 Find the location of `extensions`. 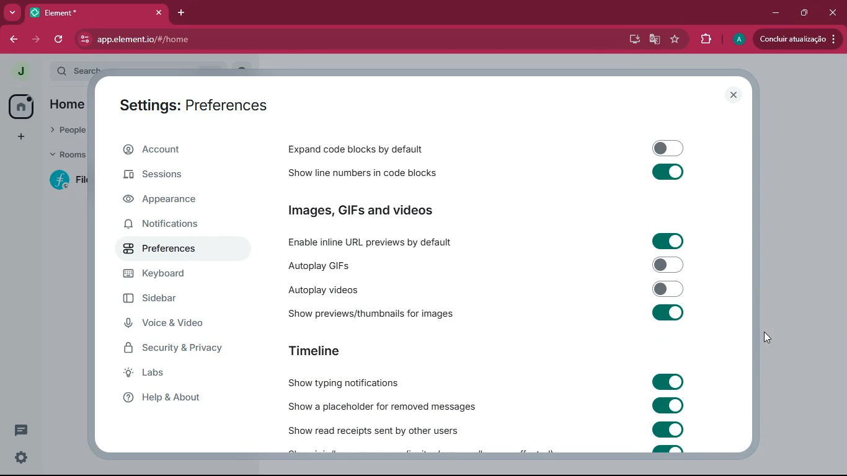

extensions is located at coordinates (706, 39).